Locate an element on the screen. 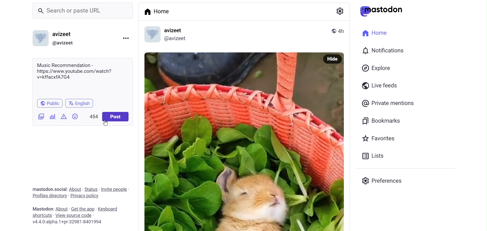  about is located at coordinates (75, 189).